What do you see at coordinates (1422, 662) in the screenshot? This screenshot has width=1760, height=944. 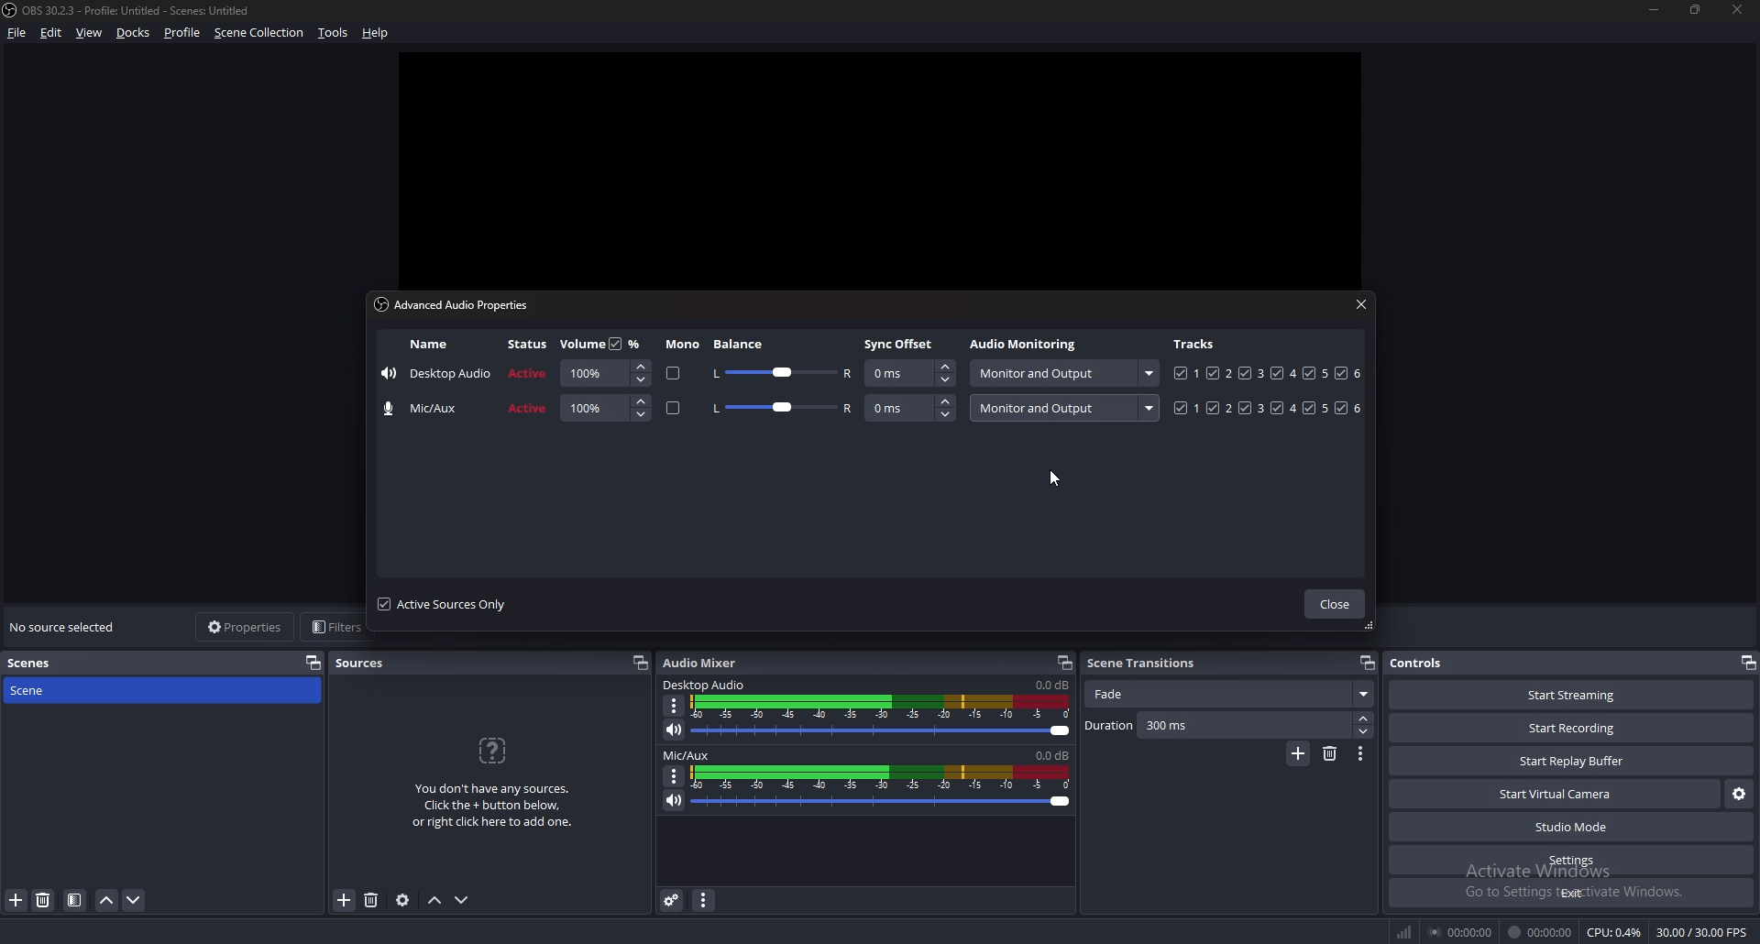 I see `controls` at bounding box center [1422, 662].